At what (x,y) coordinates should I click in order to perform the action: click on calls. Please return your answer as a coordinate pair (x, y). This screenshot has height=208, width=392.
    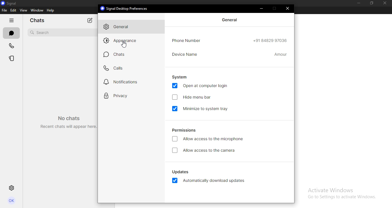
    Looking at the image, I should click on (11, 46).